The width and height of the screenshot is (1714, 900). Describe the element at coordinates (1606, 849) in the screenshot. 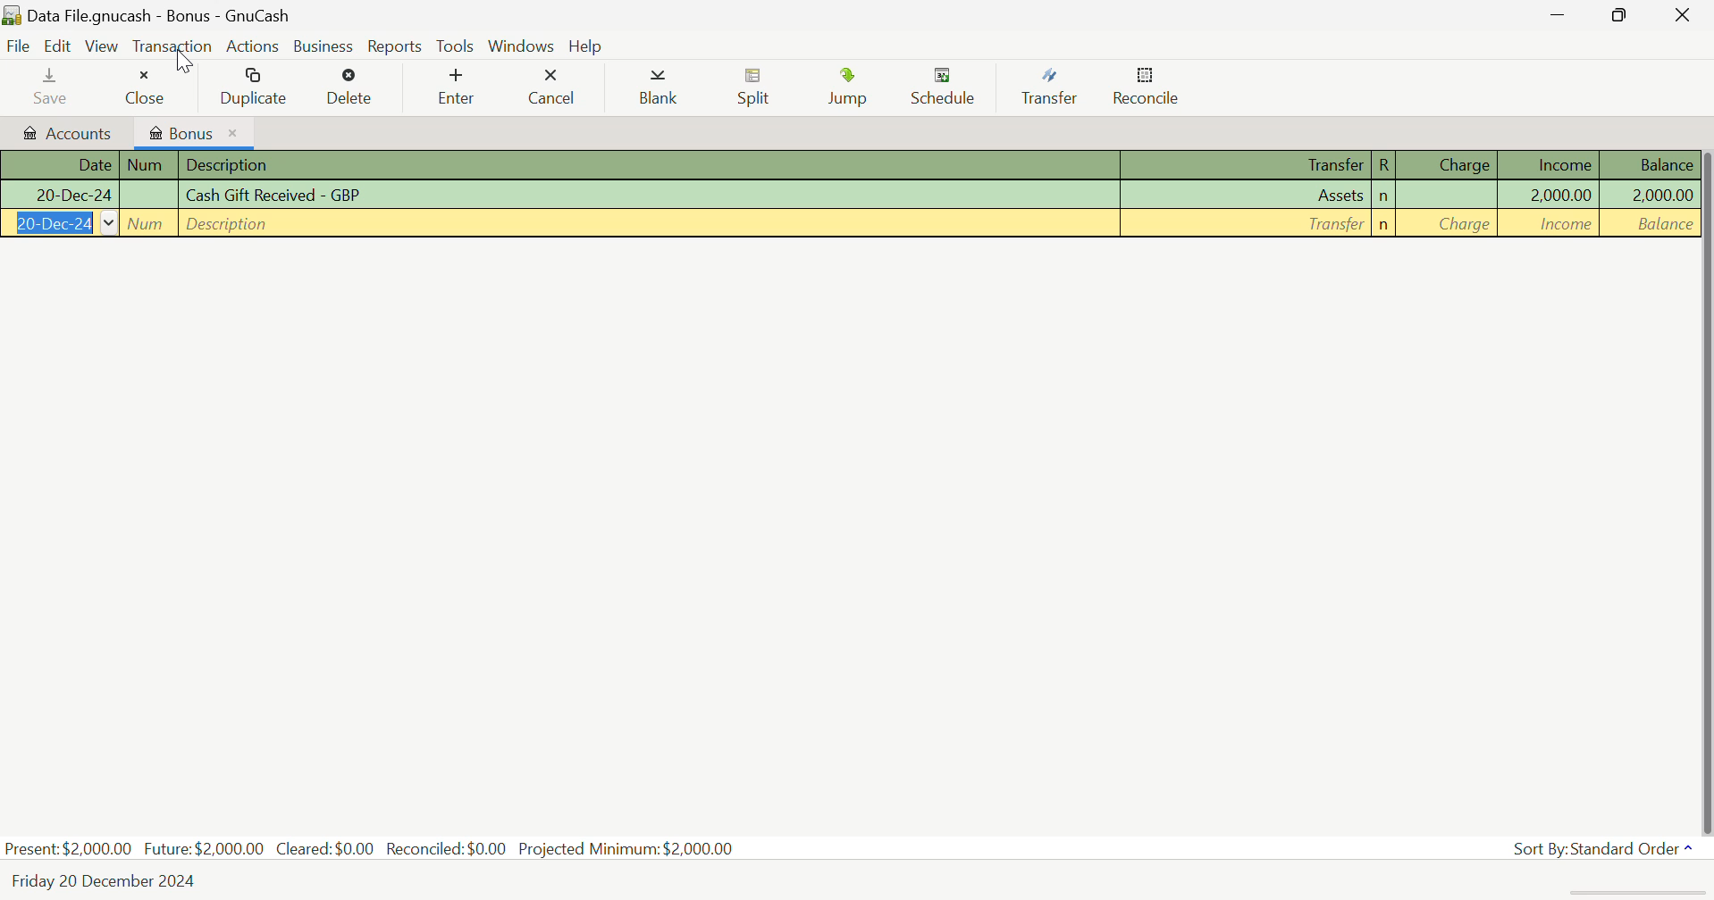

I see `Sort By: Standard Order` at that location.